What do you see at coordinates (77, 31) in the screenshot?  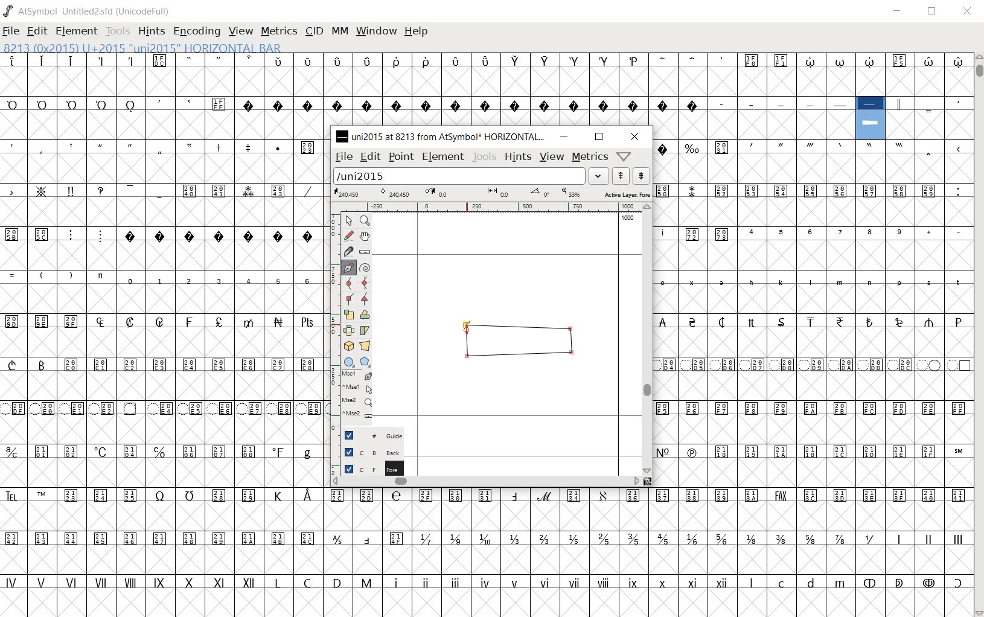 I see `ELEMENT` at bounding box center [77, 31].